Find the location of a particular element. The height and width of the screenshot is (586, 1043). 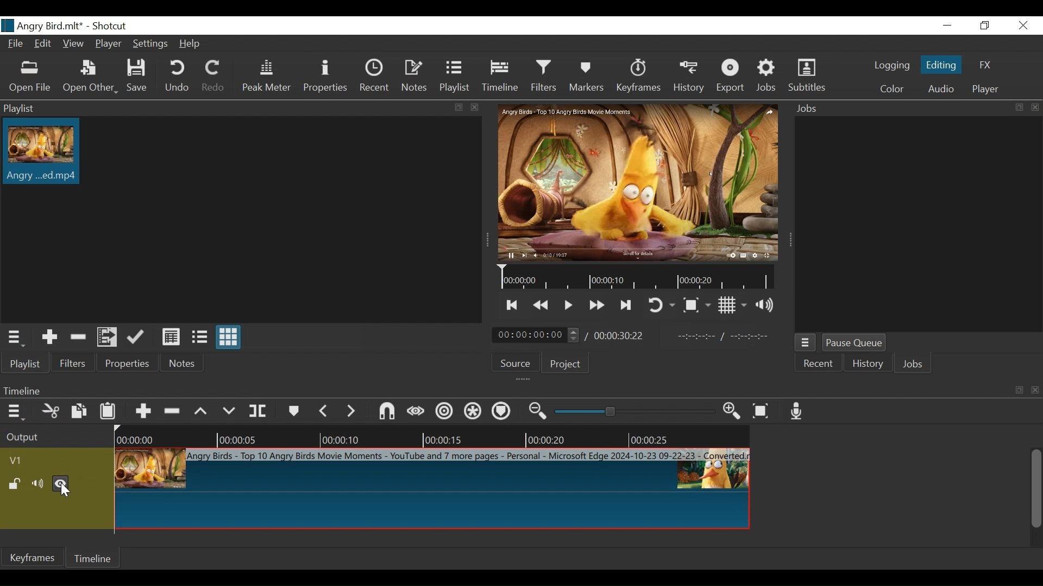

mute is located at coordinates (37, 483).